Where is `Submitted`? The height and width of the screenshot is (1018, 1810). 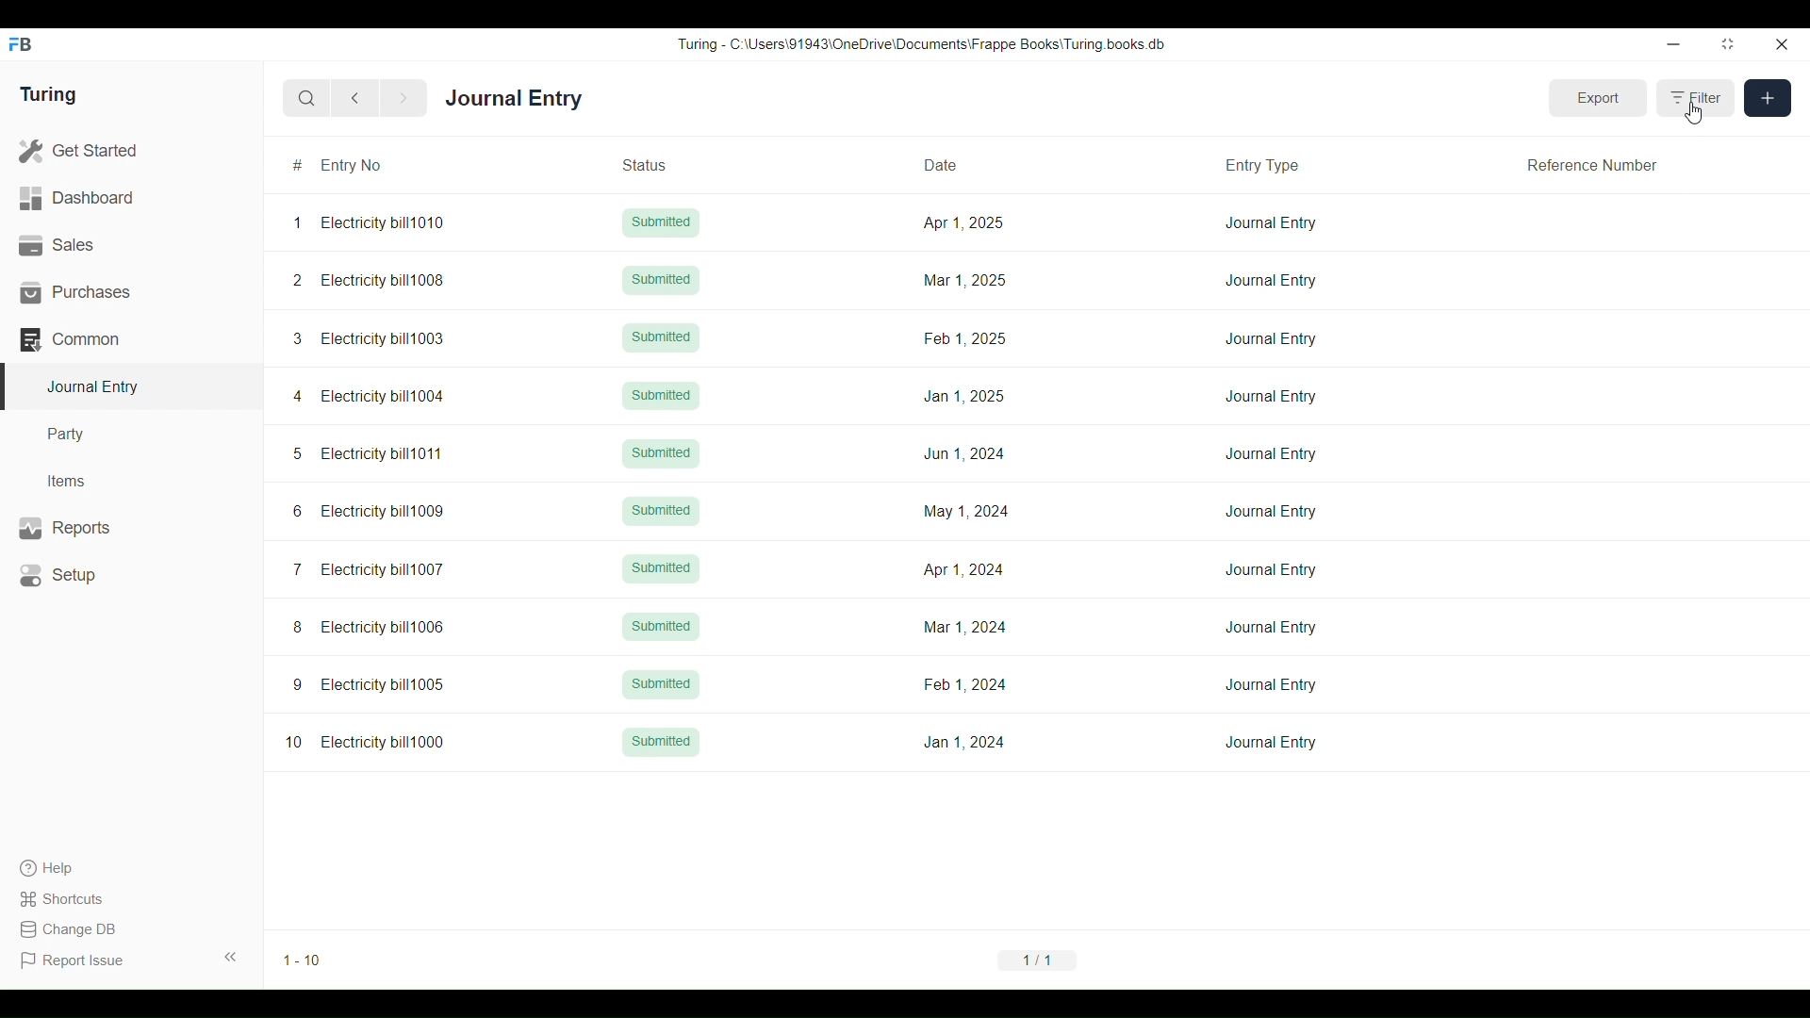 Submitted is located at coordinates (661, 568).